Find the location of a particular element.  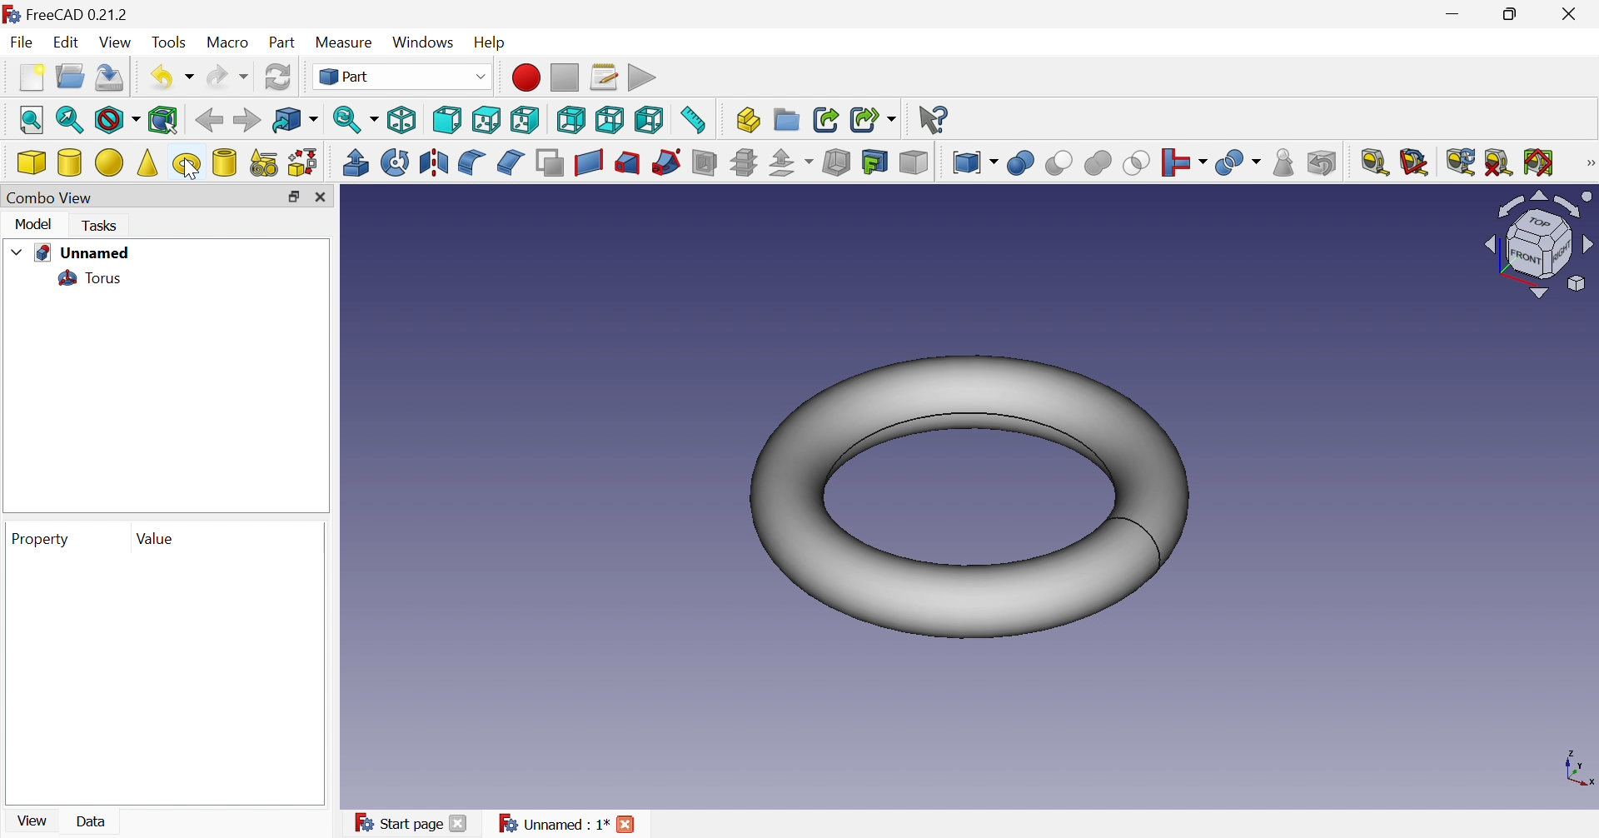

Minimize is located at coordinates (1459, 13).